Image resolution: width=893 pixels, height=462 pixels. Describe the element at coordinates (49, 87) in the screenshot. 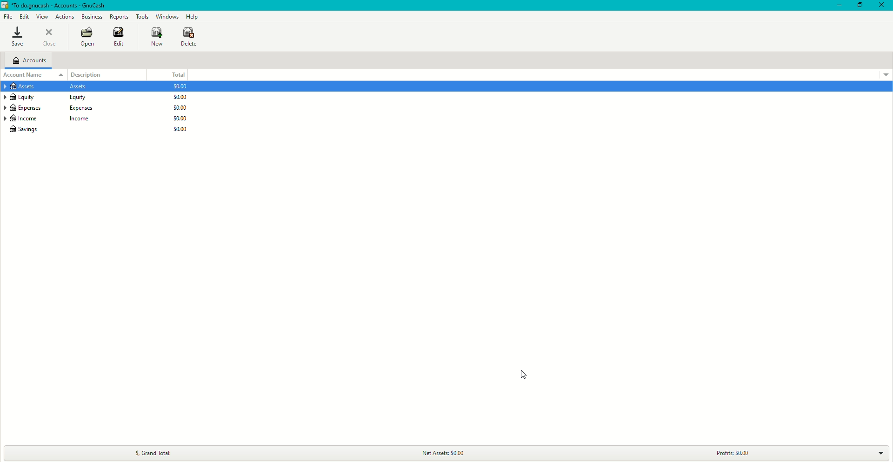

I see `Assets` at that location.